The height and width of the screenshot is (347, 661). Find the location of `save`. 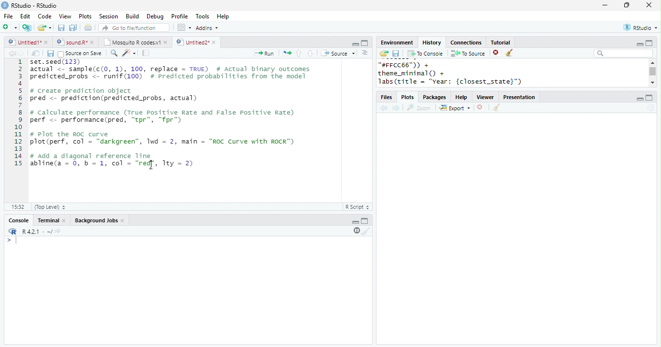

save is located at coordinates (50, 54).